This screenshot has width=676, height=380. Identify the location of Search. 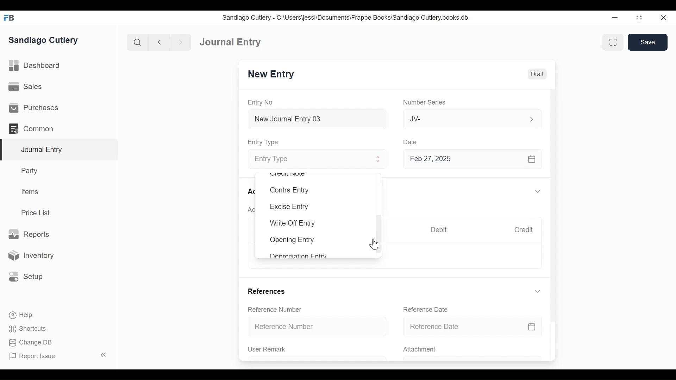
(137, 42).